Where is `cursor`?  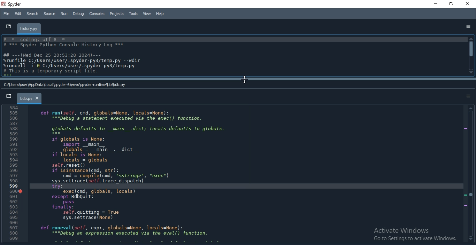
cursor is located at coordinates (245, 79).